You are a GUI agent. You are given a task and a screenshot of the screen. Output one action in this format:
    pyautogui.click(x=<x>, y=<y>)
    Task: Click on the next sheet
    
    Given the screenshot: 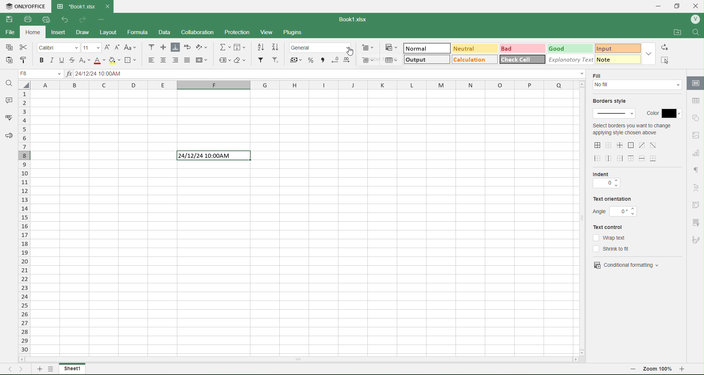 What is the action you would take?
    pyautogui.click(x=23, y=368)
    